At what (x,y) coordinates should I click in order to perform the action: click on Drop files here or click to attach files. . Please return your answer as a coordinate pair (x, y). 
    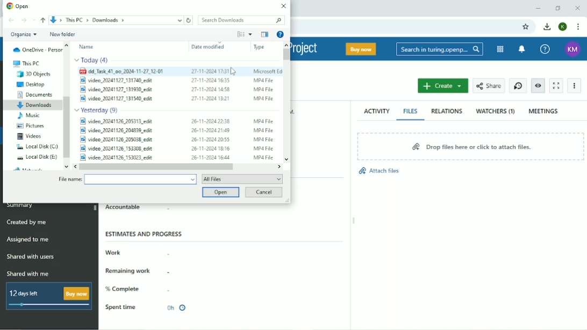
    Looking at the image, I should click on (470, 146).